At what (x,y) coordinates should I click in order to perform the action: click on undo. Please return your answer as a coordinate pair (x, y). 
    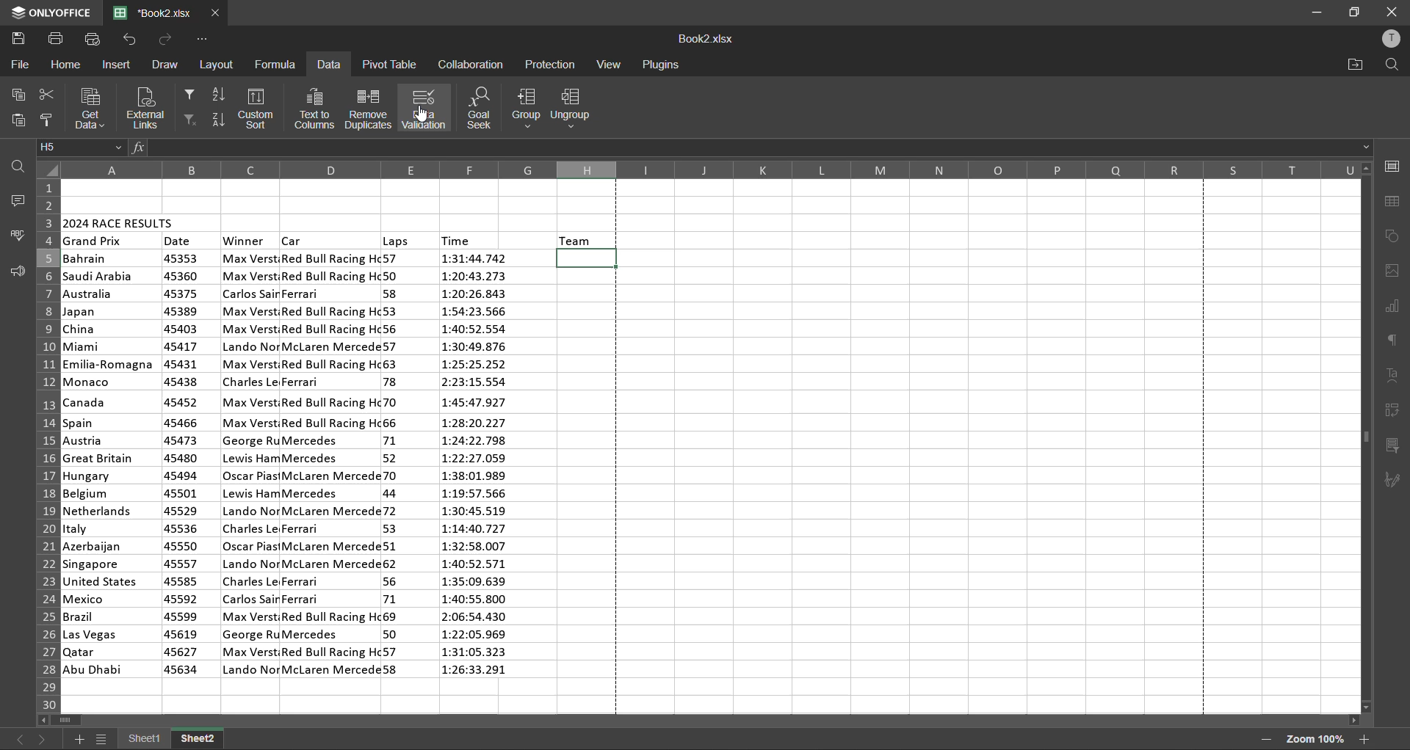
    Looking at the image, I should click on (129, 39).